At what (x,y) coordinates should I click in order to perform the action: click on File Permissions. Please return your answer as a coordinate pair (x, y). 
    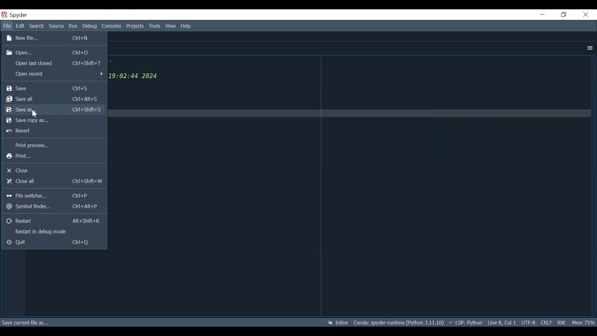
    Looking at the image, I should click on (561, 322).